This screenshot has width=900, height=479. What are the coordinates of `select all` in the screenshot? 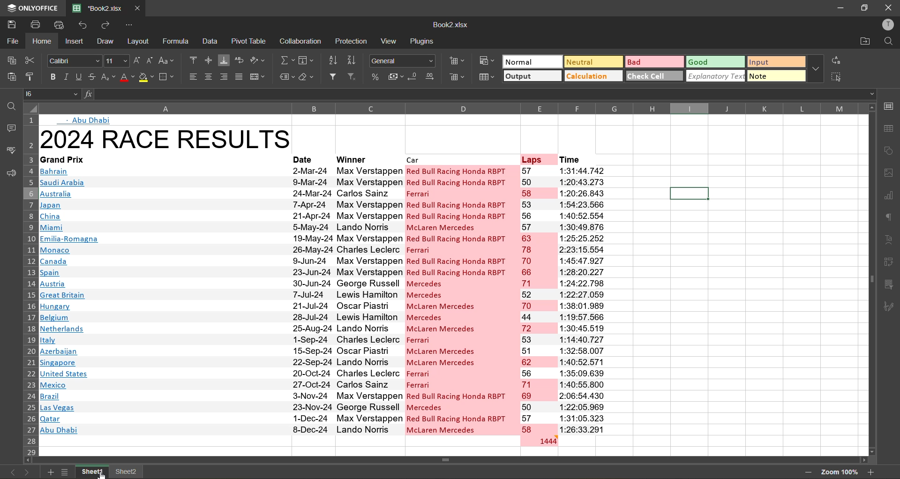 It's located at (836, 76).